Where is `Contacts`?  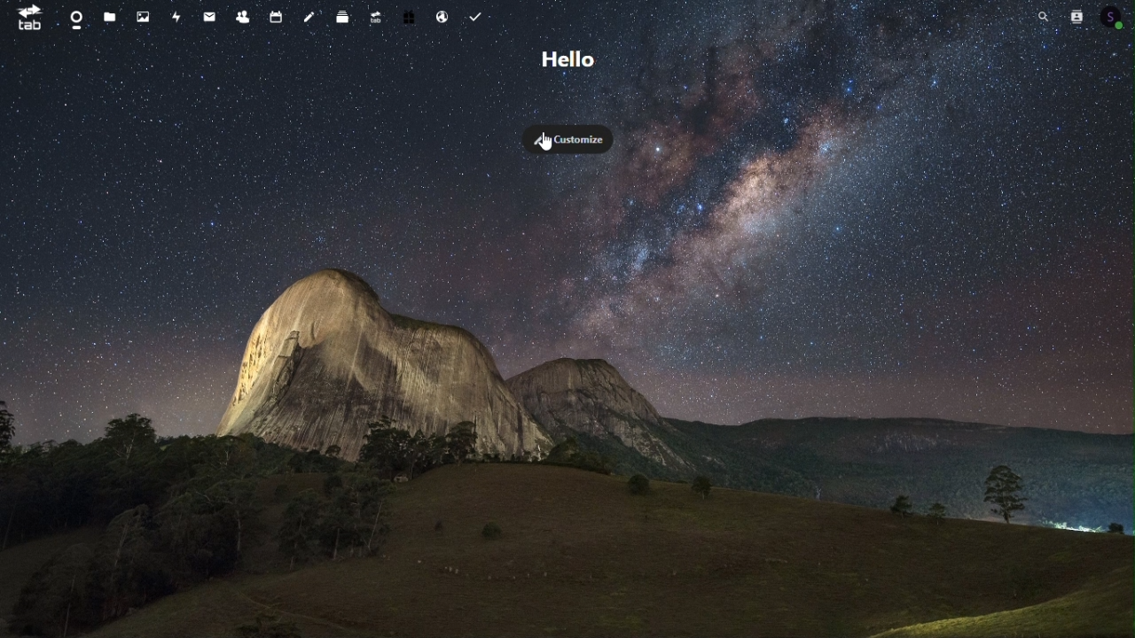 Contacts is located at coordinates (241, 16).